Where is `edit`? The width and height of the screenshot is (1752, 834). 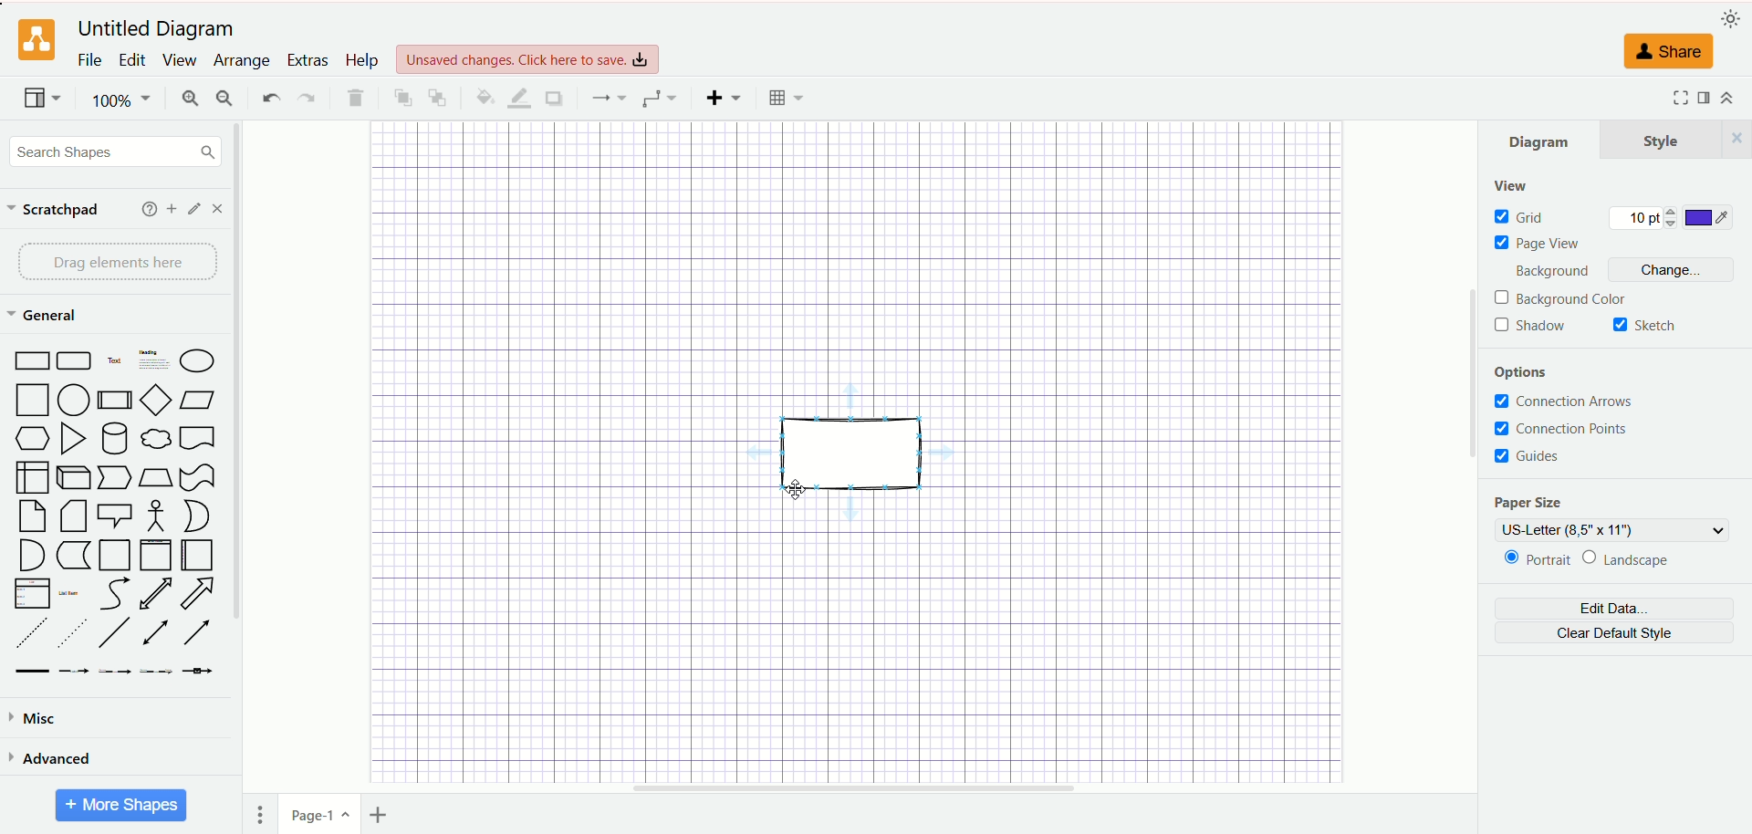
edit is located at coordinates (129, 58).